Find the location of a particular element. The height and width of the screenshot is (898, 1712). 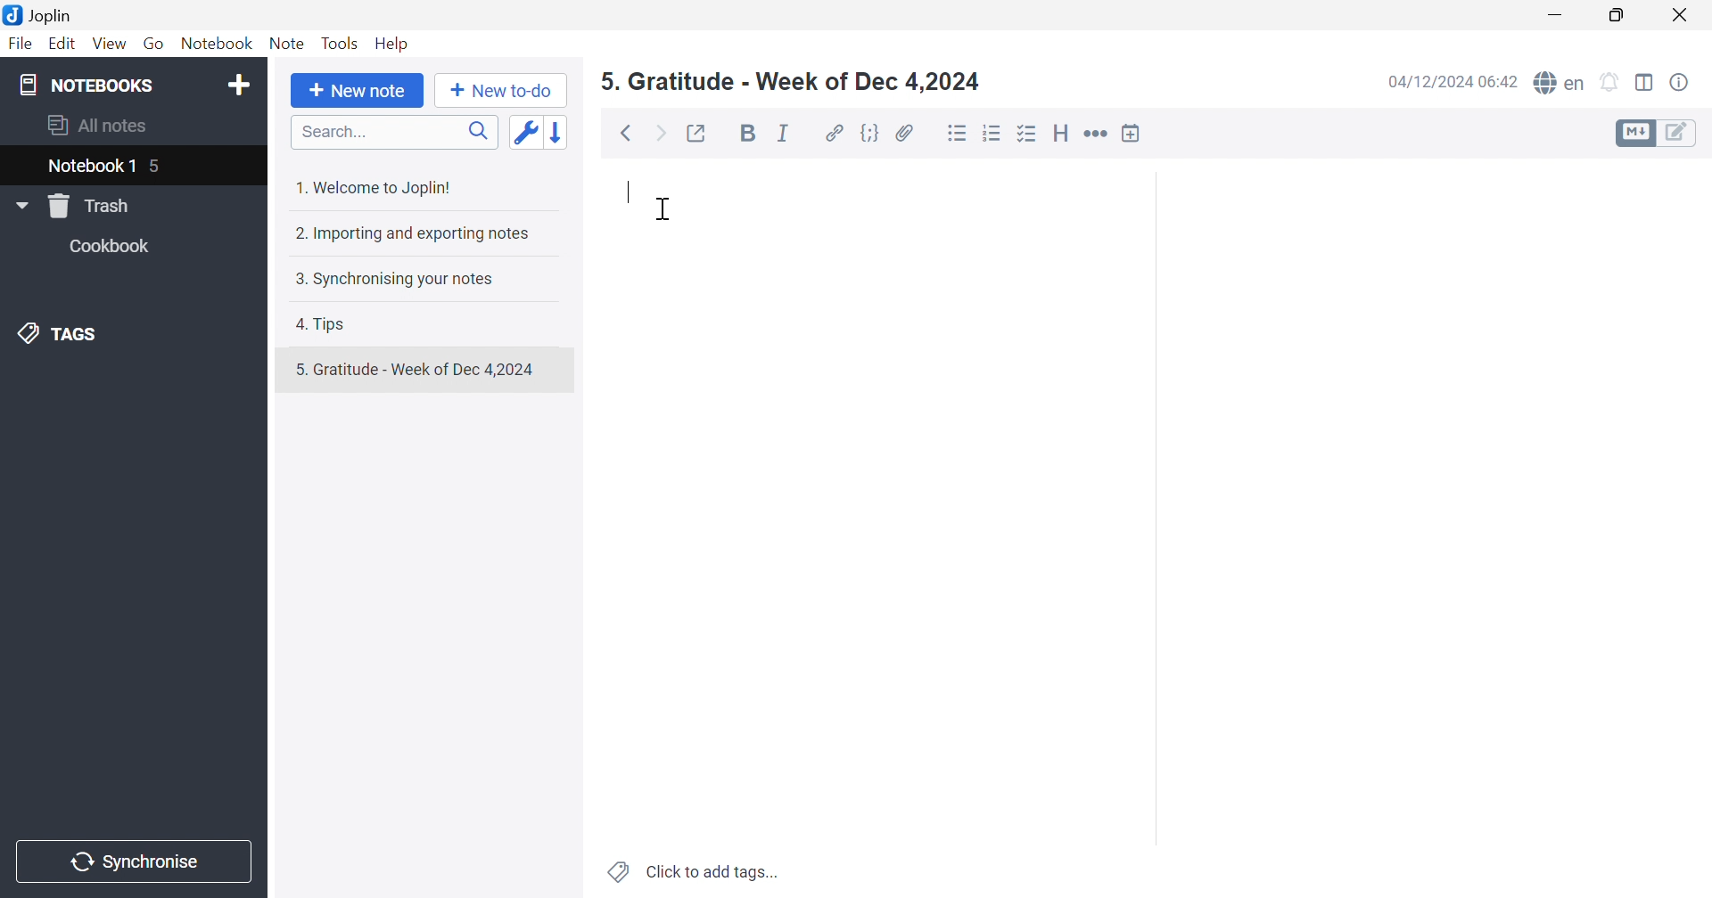

Reverse sort order is located at coordinates (561, 132).